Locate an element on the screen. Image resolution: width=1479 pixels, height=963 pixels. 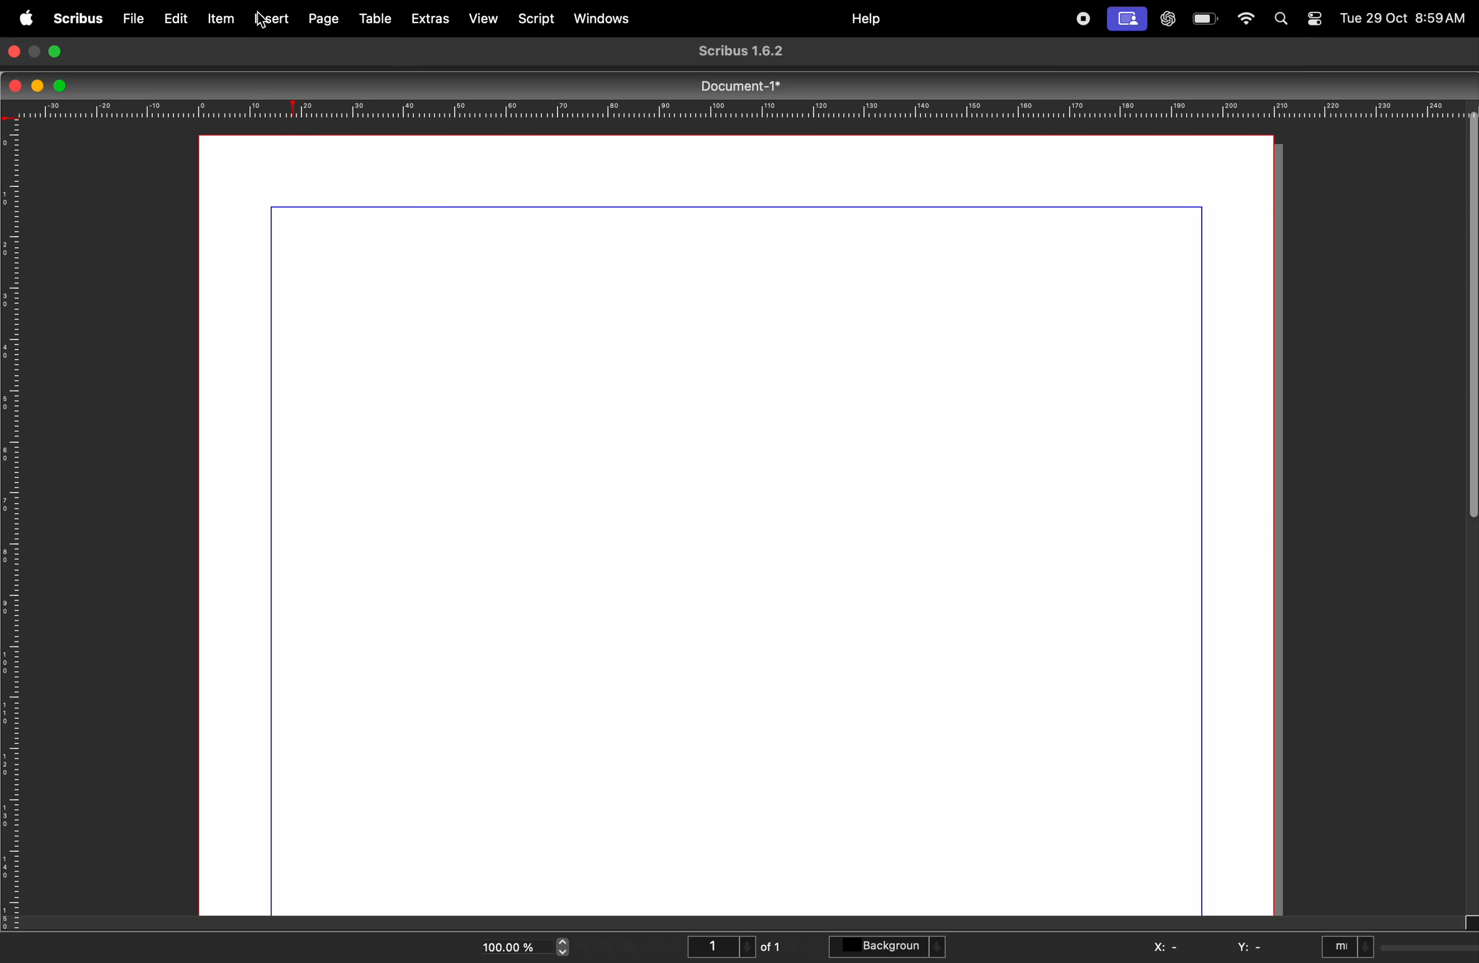
closing window is located at coordinates (16, 84).